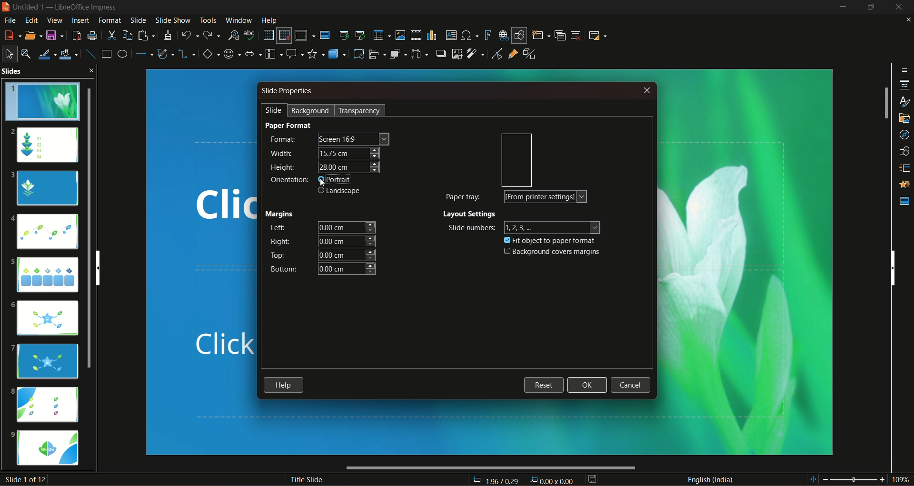  I want to click on print, so click(92, 35).